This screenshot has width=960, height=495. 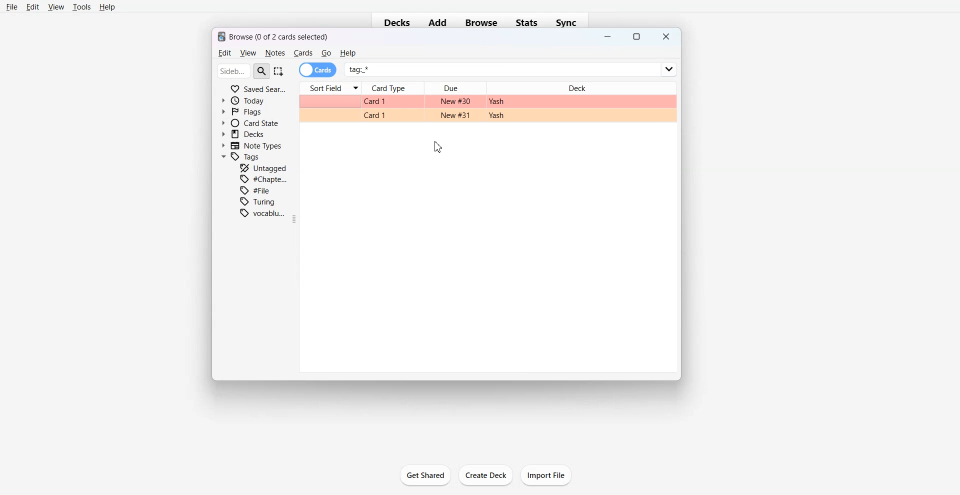 What do you see at coordinates (241, 157) in the screenshot?
I see `Tags` at bounding box center [241, 157].